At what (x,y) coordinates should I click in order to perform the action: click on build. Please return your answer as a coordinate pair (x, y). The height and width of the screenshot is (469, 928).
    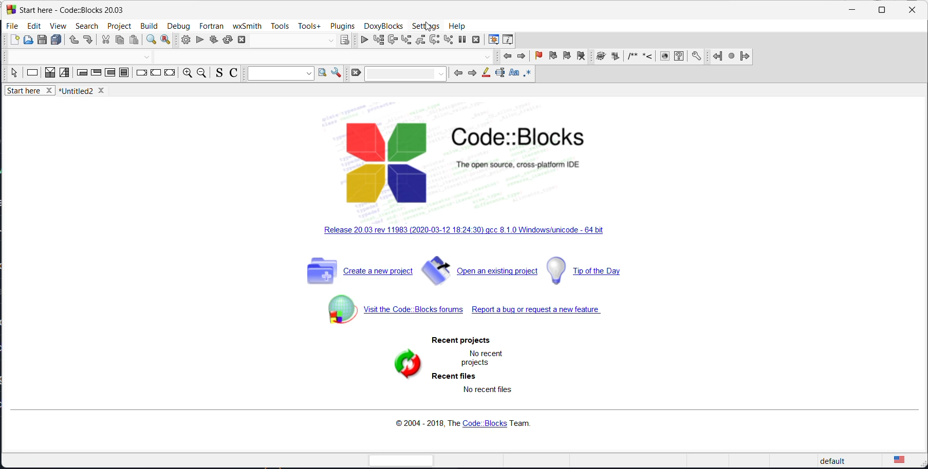
    Looking at the image, I should click on (183, 40).